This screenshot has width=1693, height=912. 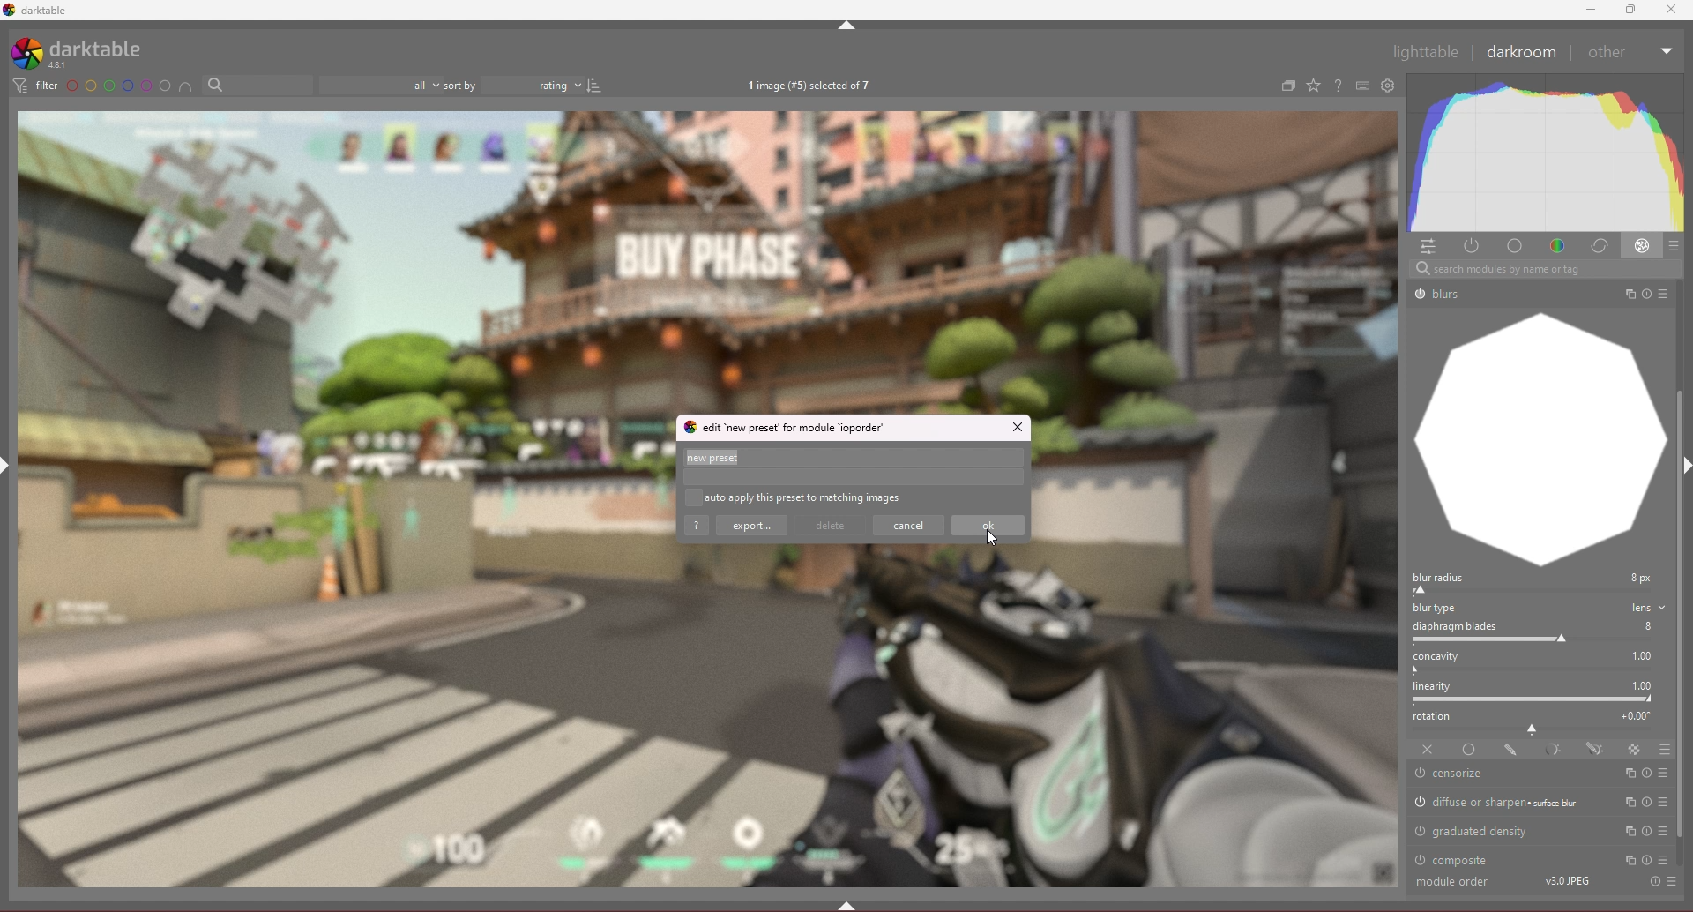 I want to click on darktable, so click(x=44, y=10).